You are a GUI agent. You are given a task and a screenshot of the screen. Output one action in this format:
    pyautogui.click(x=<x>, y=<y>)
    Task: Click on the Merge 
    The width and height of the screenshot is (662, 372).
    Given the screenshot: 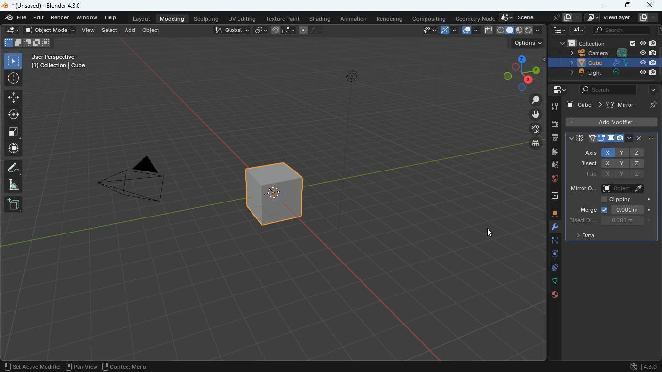 What is the action you would take?
    pyautogui.click(x=588, y=209)
    